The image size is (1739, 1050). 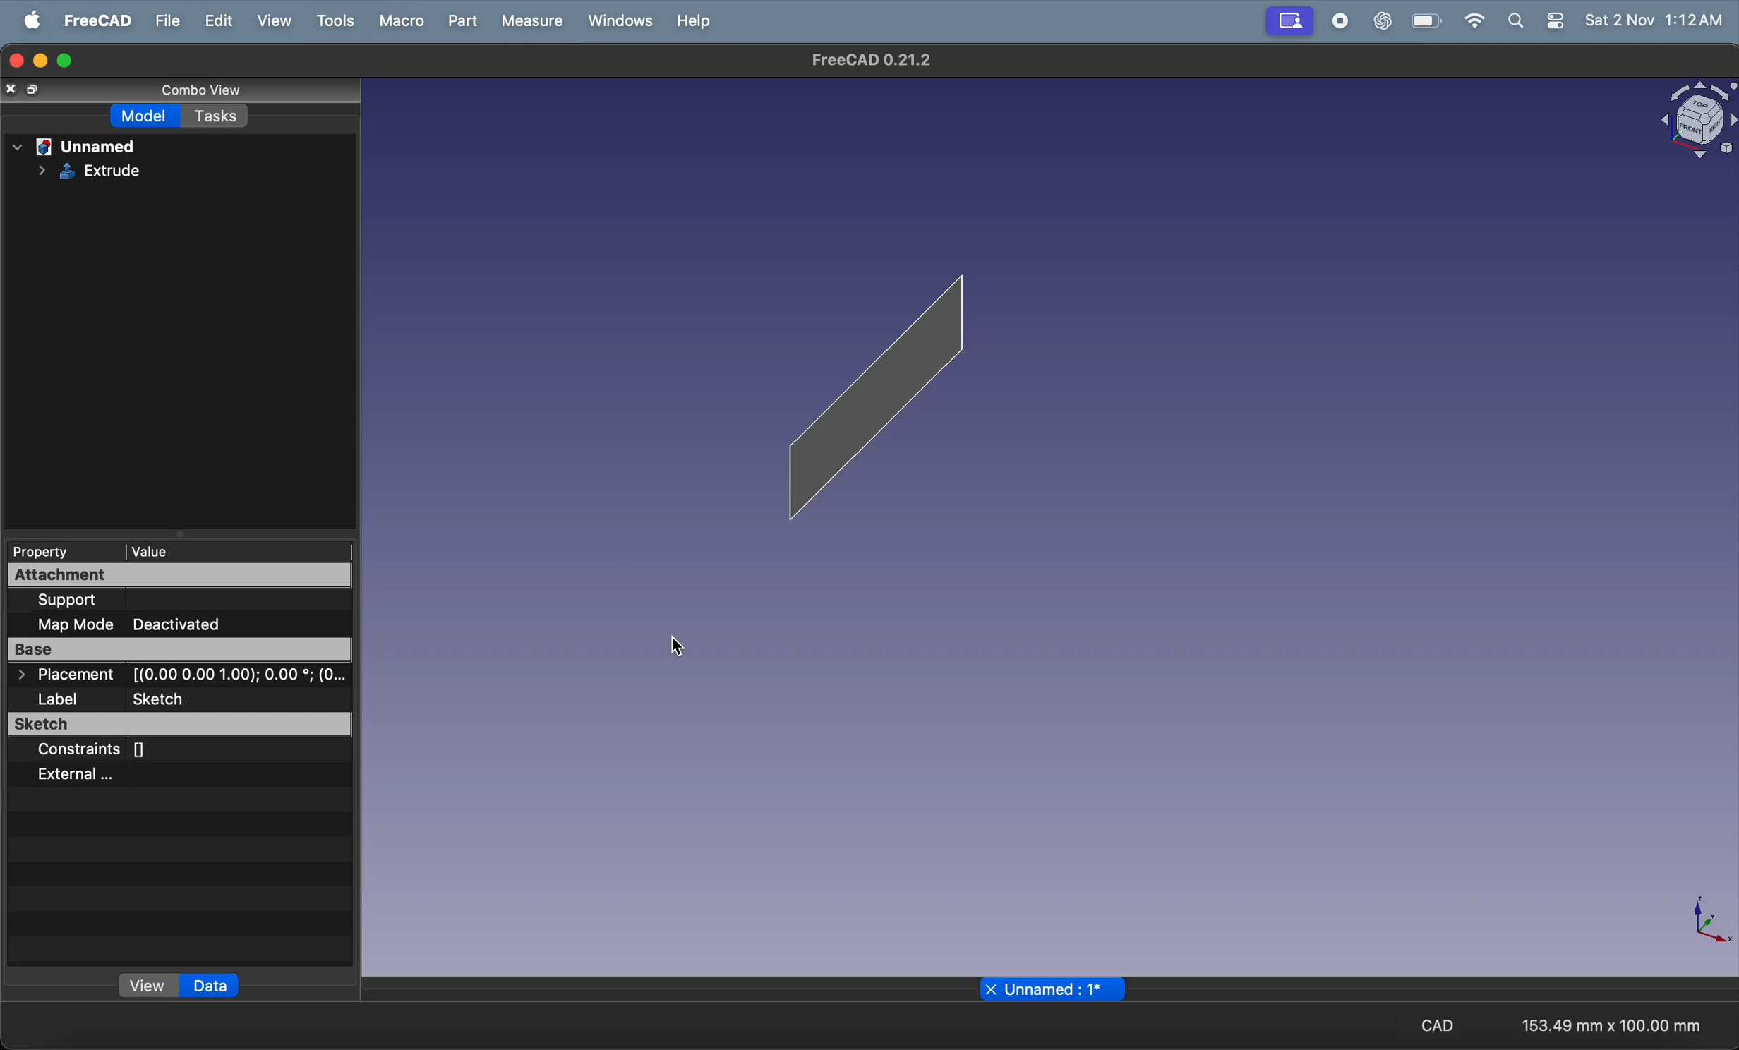 What do you see at coordinates (162, 699) in the screenshot?
I see `sketch` at bounding box center [162, 699].